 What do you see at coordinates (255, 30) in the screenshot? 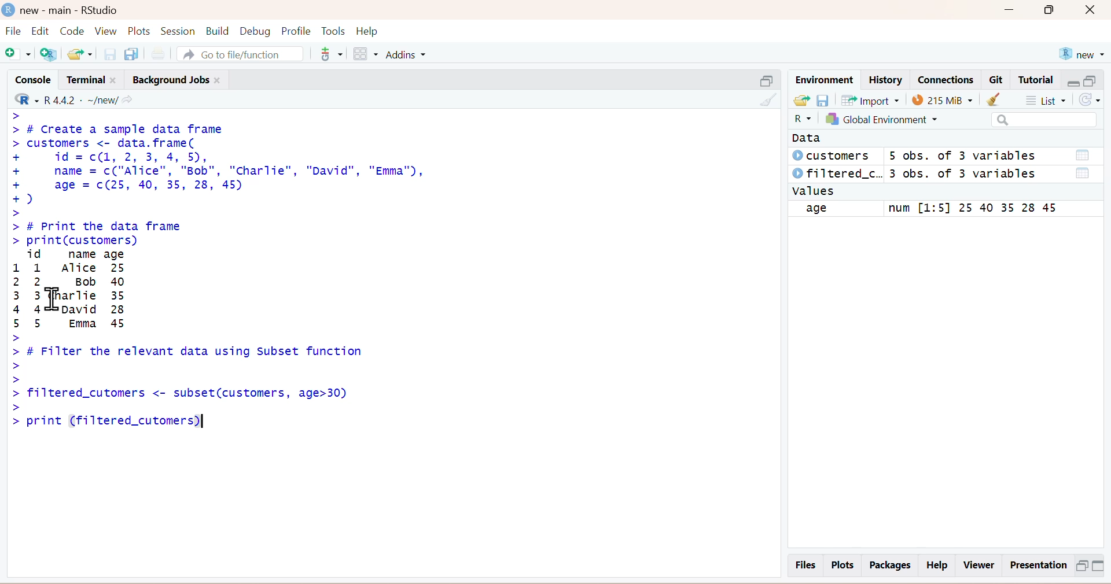
I see `Debug` at bounding box center [255, 30].